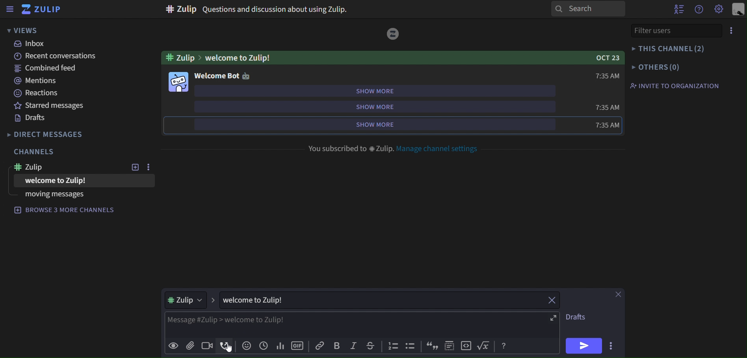 Image resolution: width=747 pixels, height=358 pixels. Describe the element at coordinates (172, 345) in the screenshot. I see `preview` at that location.